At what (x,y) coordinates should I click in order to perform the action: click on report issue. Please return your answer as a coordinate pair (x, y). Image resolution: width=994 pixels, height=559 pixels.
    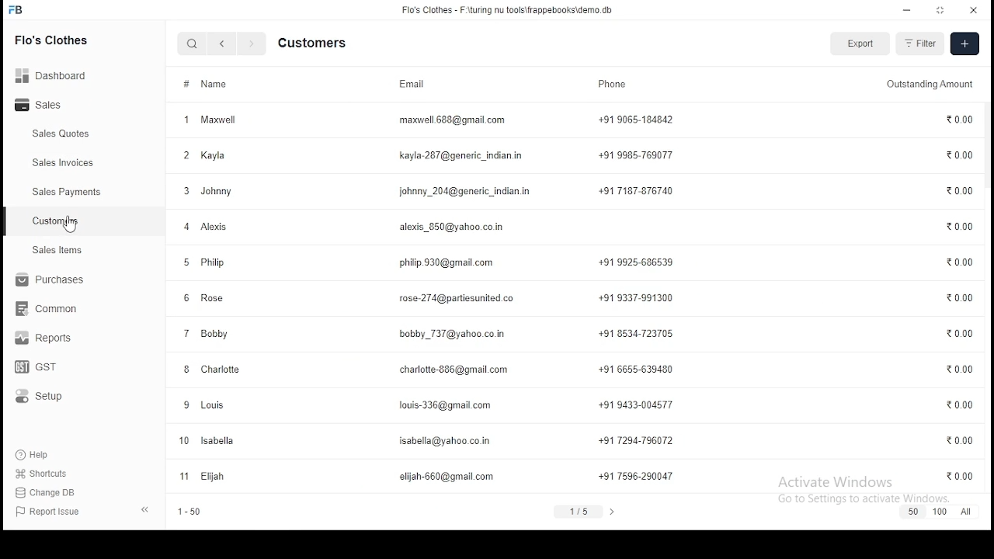
    Looking at the image, I should click on (46, 512).